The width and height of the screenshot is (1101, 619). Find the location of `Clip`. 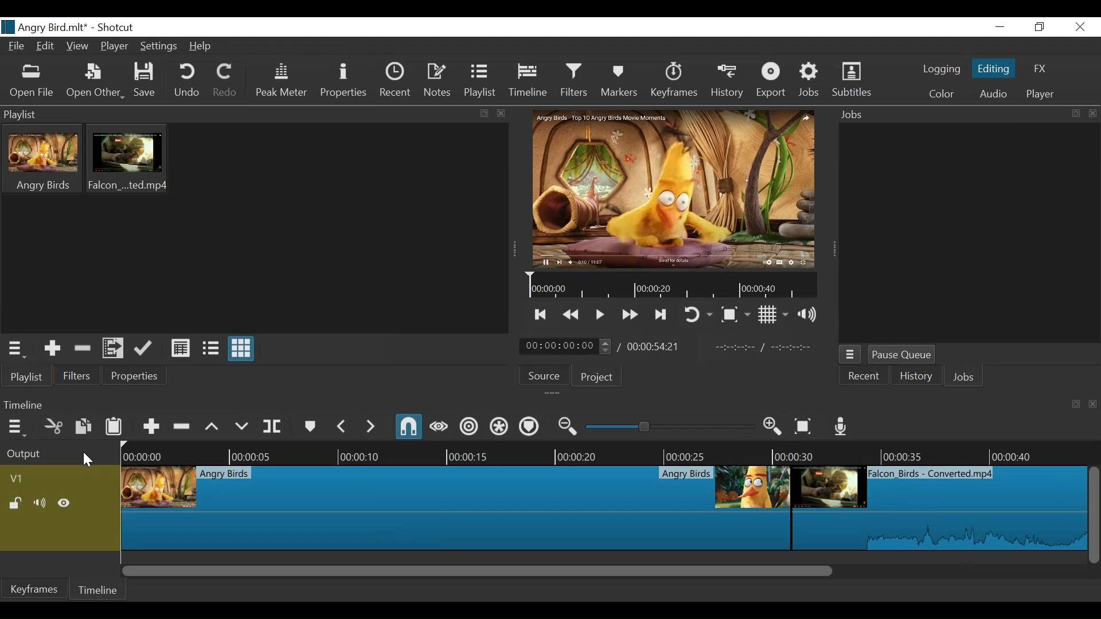

Clip is located at coordinates (43, 158).